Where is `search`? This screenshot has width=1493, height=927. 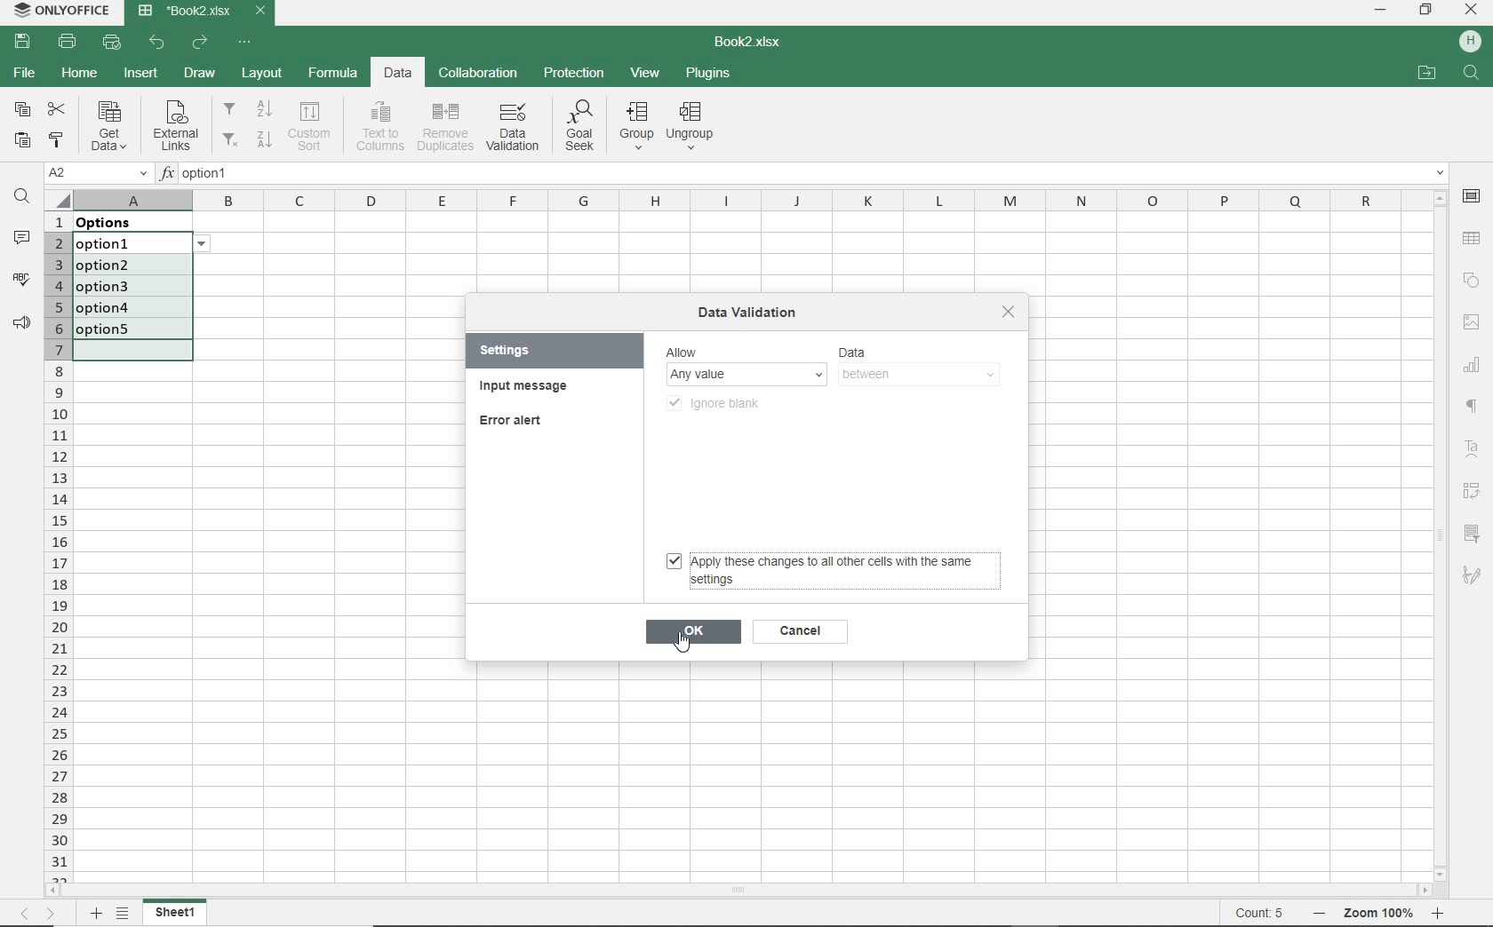 search is located at coordinates (1473, 75).